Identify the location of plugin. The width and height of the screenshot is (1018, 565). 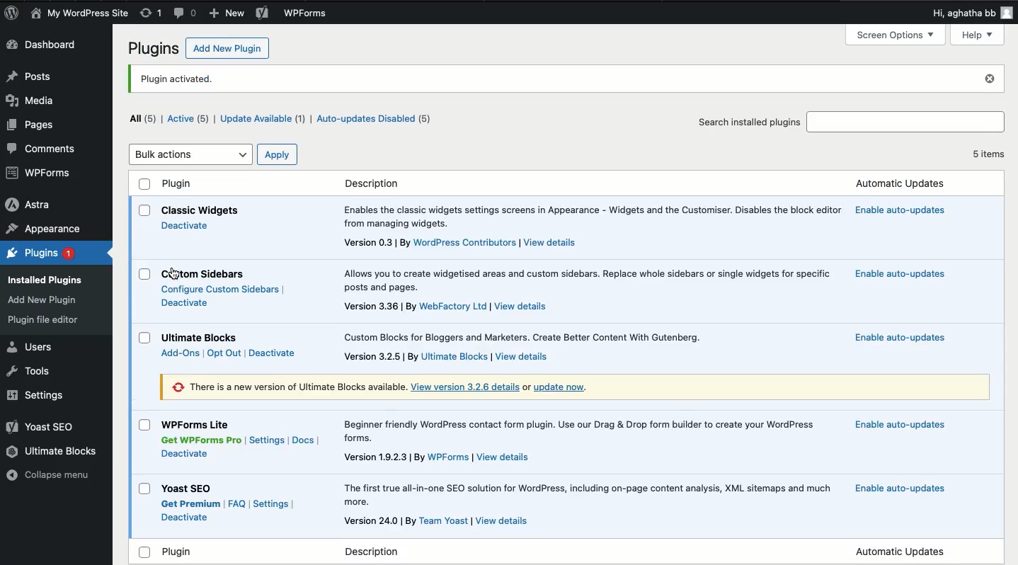
(552, 79).